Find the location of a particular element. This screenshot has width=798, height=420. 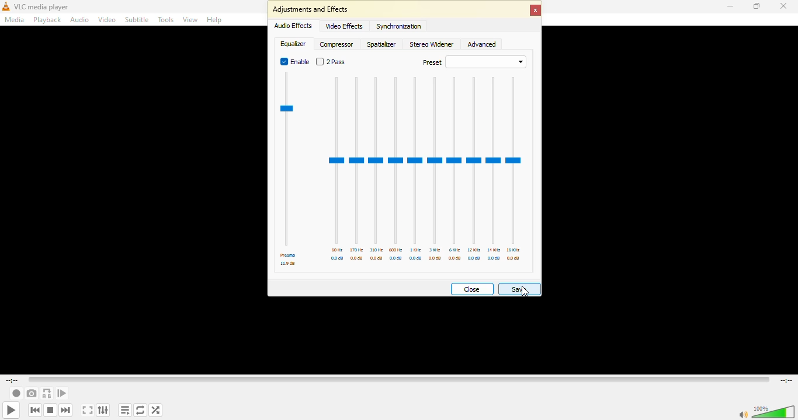

vlc media player is located at coordinates (36, 7).